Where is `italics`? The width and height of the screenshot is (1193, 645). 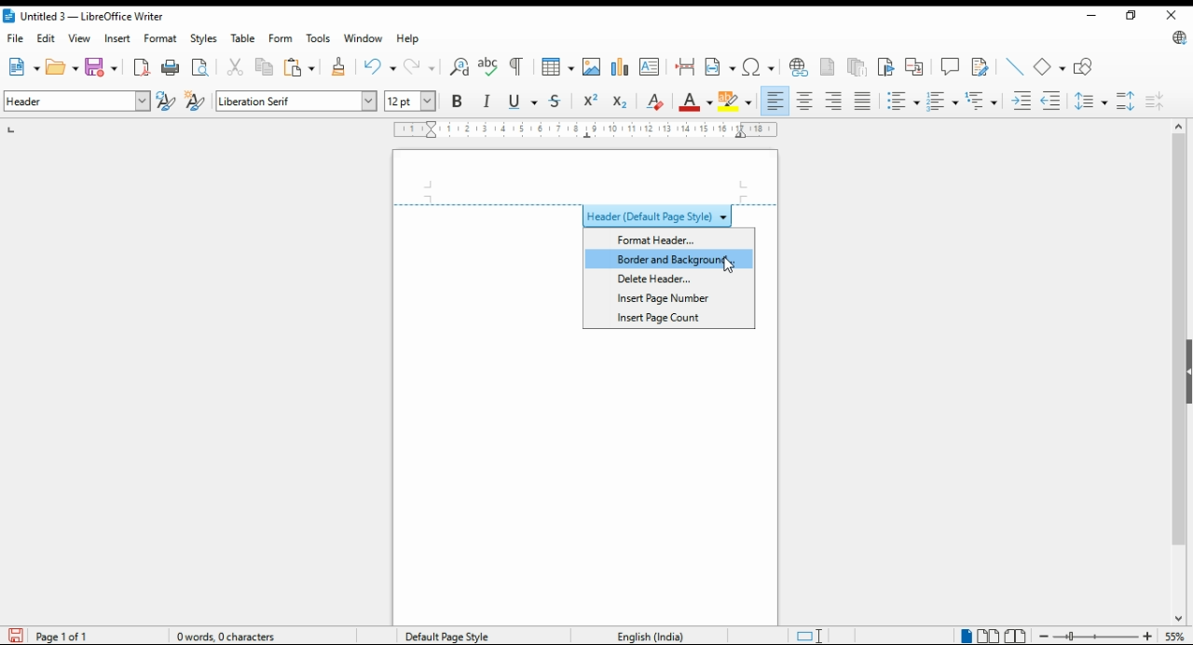
italics is located at coordinates (487, 101).